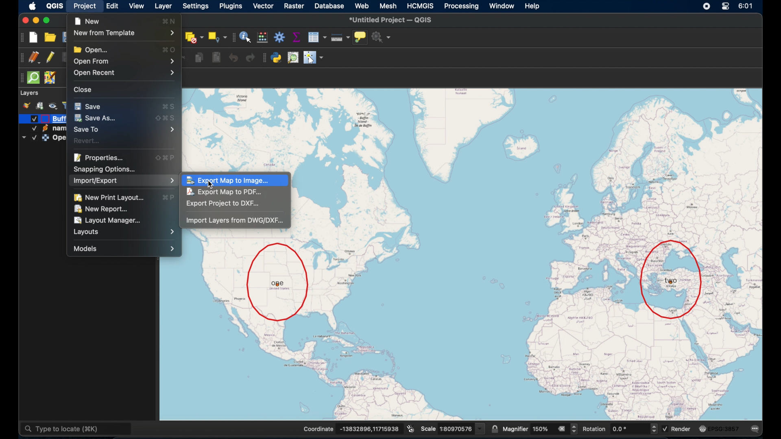  I want to click on drag handle, so click(234, 37).